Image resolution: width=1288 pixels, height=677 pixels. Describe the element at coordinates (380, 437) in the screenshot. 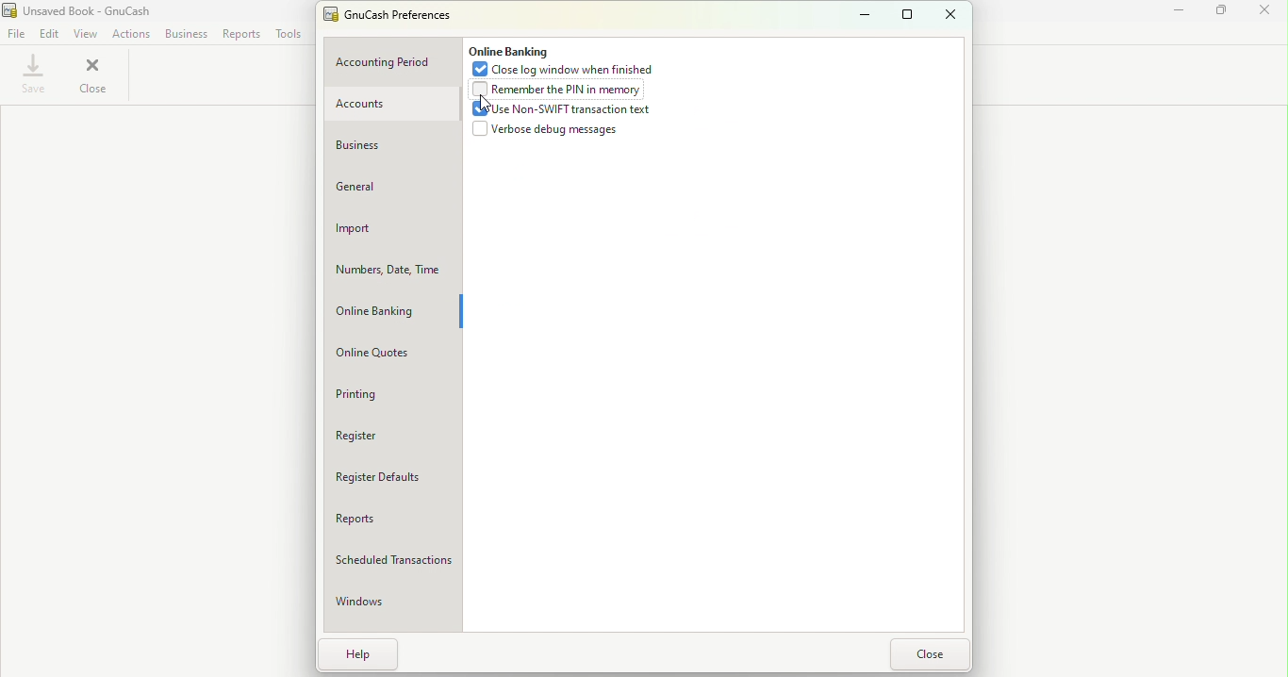

I see `Register` at that location.